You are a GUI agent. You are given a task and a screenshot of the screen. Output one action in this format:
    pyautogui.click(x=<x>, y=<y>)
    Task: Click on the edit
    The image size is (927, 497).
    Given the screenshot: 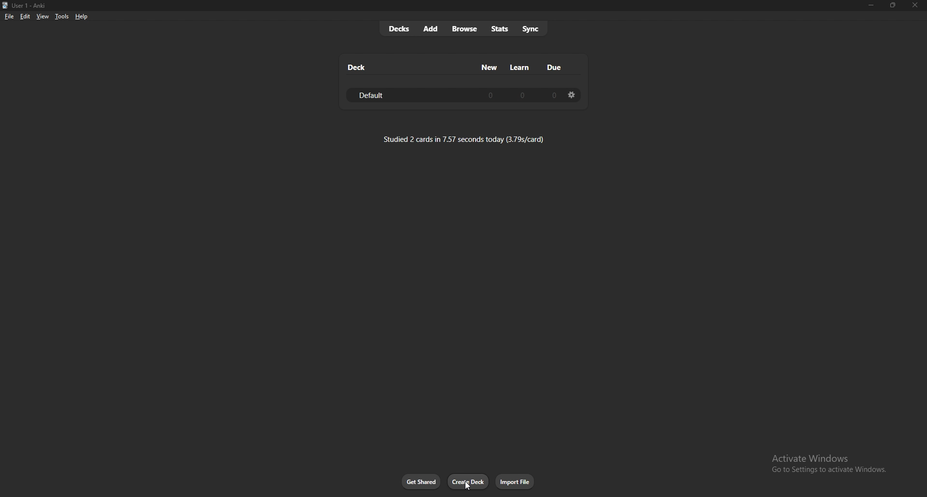 What is the action you would take?
    pyautogui.click(x=24, y=17)
    